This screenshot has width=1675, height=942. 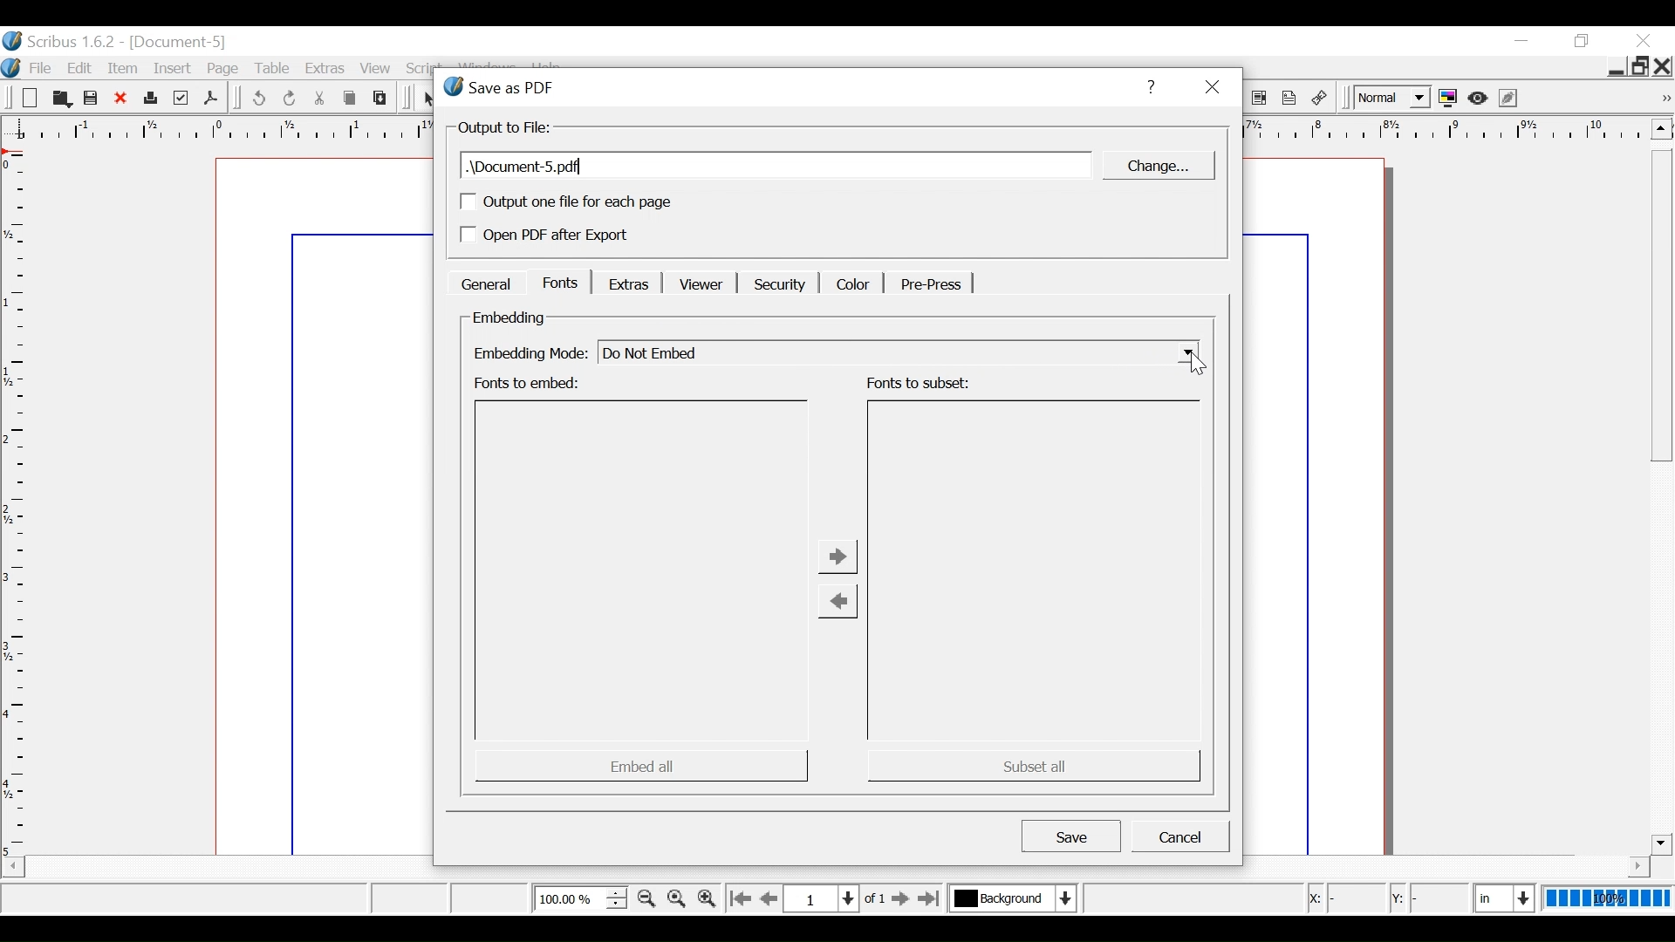 I want to click on Close, so click(x=1643, y=40).